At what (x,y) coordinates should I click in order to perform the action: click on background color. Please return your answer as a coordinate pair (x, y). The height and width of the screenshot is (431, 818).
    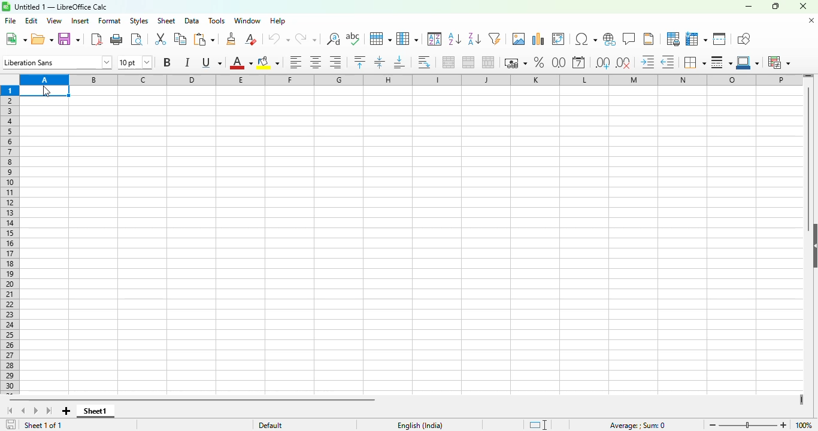
    Looking at the image, I should click on (268, 63).